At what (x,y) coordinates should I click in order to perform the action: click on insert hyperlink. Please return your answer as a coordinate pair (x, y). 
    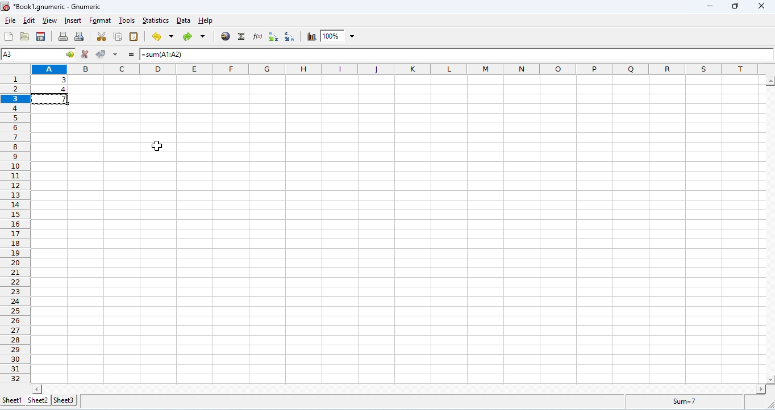
    Looking at the image, I should click on (225, 37).